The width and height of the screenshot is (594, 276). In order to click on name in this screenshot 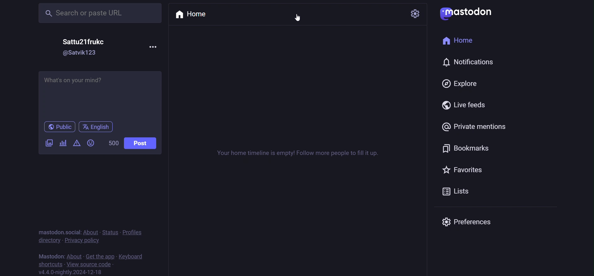, I will do `click(82, 41)`.